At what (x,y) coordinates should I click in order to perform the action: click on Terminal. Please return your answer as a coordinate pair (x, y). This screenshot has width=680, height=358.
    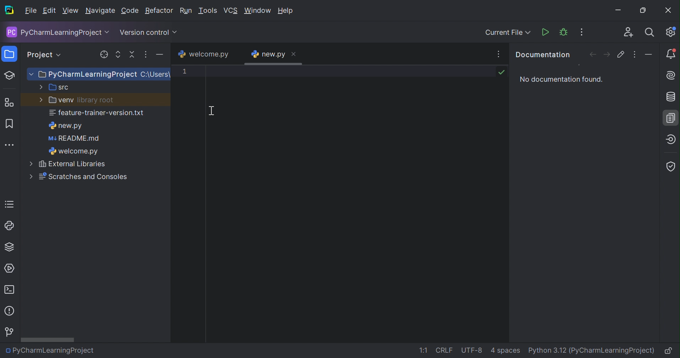
    Looking at the image, I should click on (11, 290).